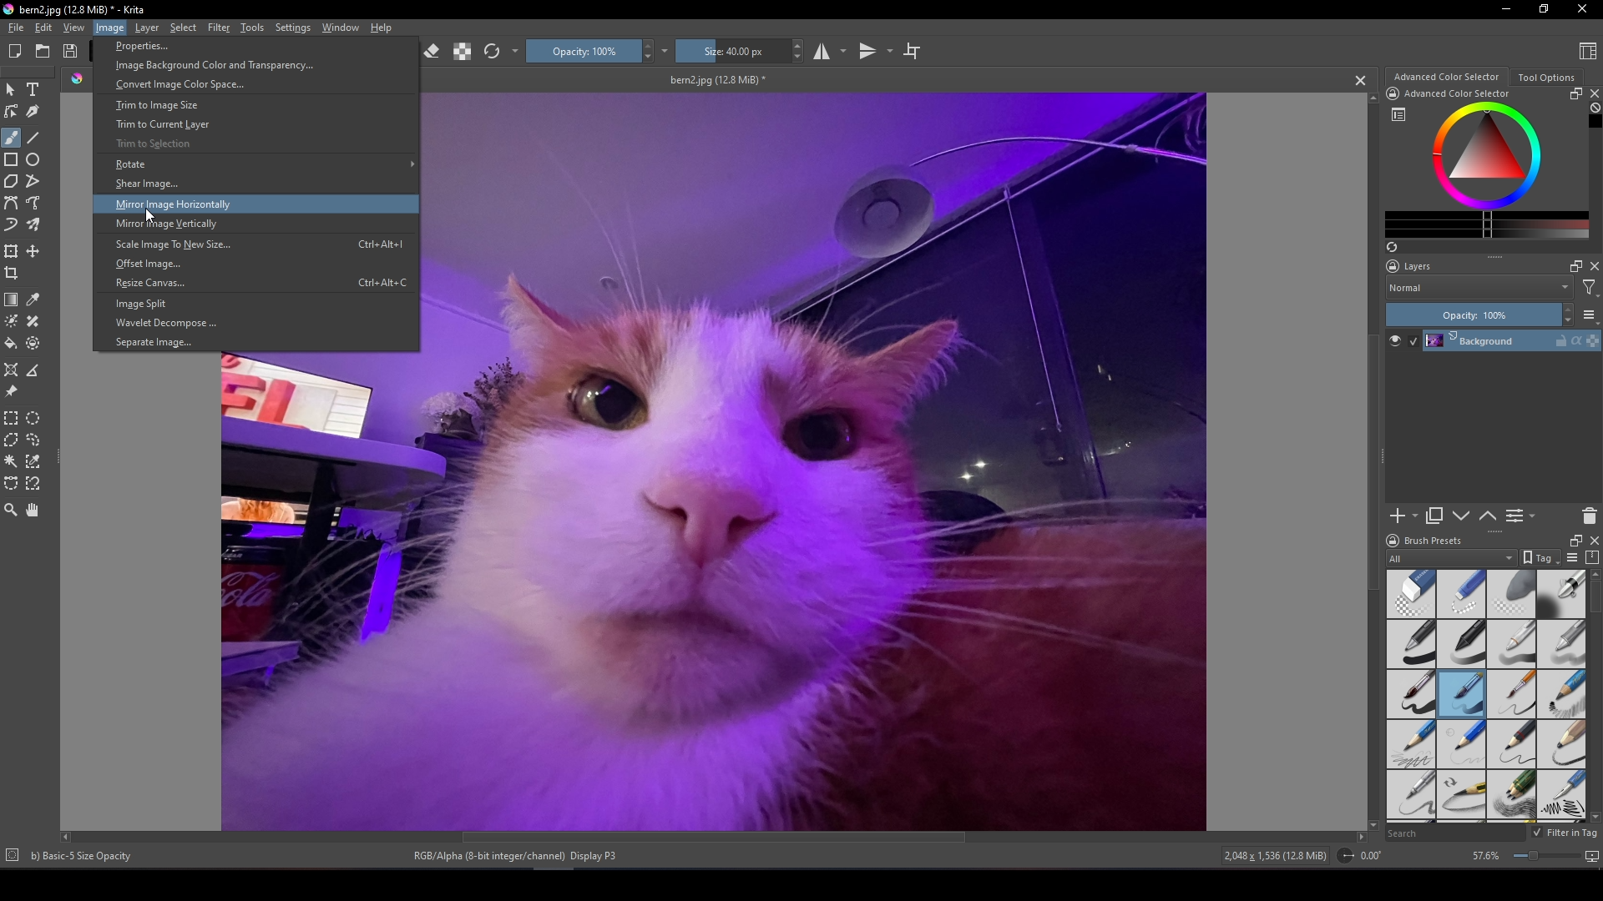 This screenshot has width=1603, height=901. Describe the element at coordinates (1543, 559) in the screenshot. I see `Tag` at that location.